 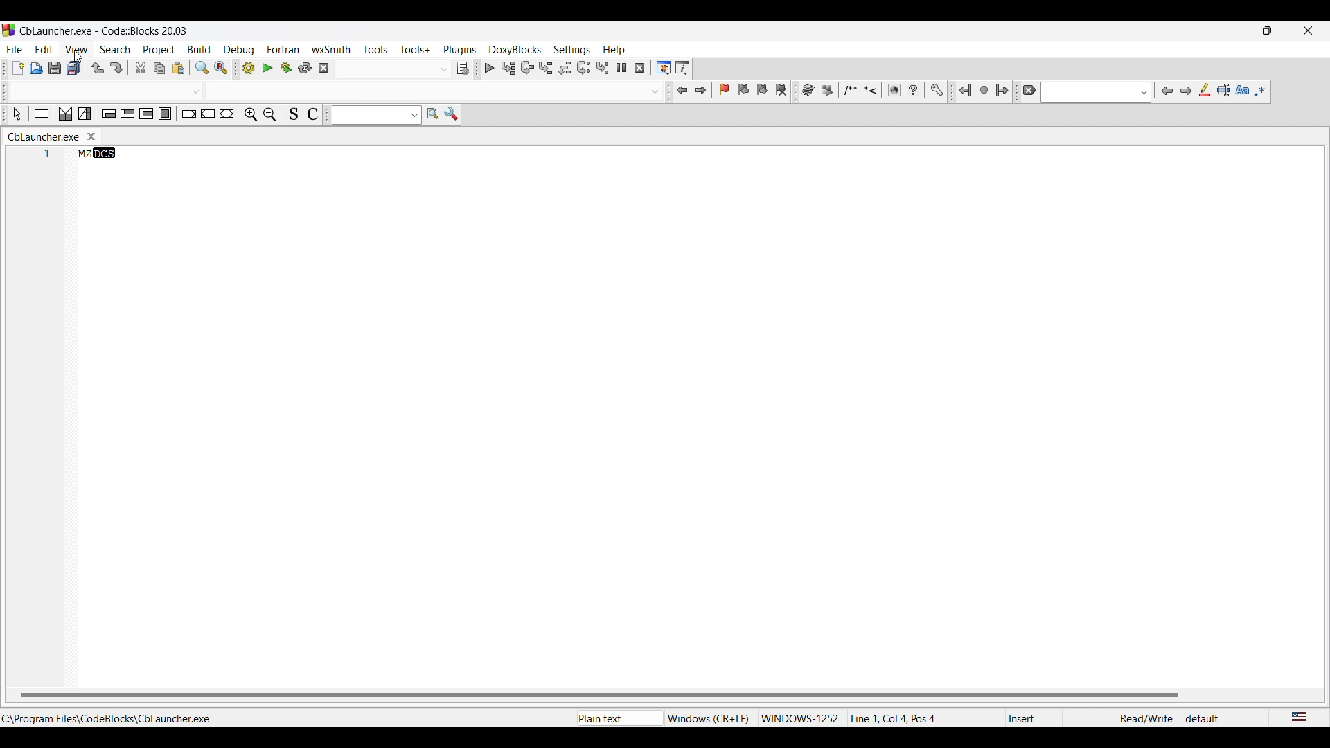 What do you see at coordinates (269, 114) in the screenshot?
I see `Zoom out` at bounding box center [269, 114].